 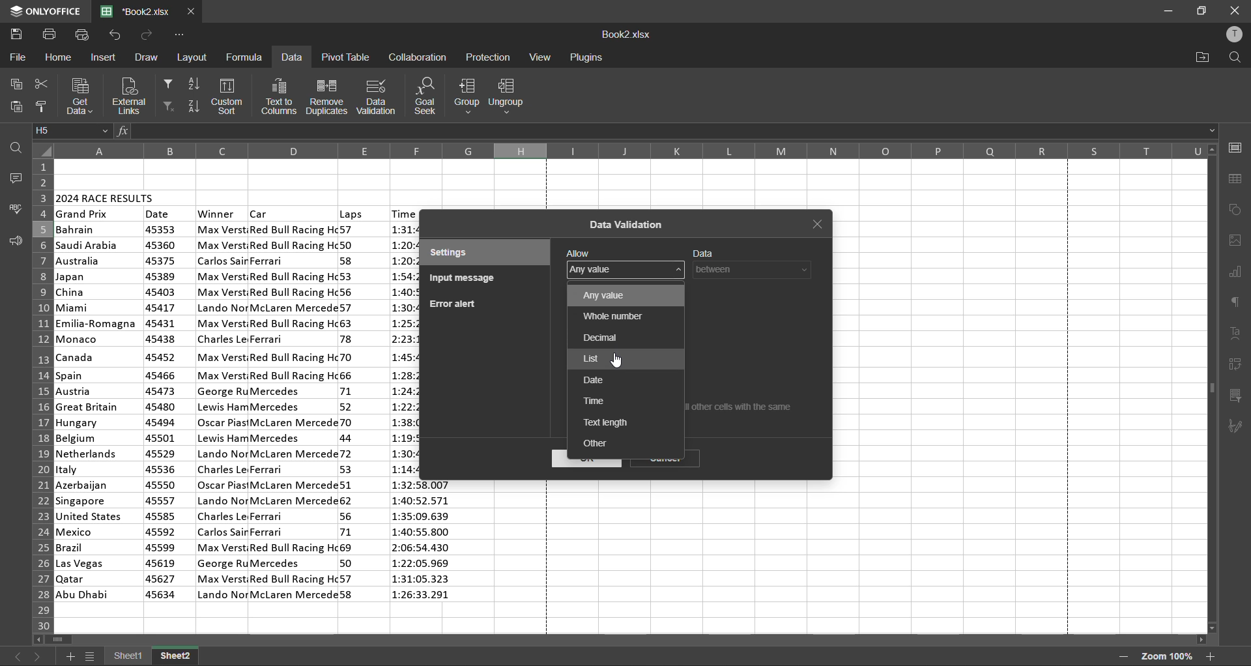 What do you see at coordinates (40, 394) in the screenshot?
I see `row numbers` at bounding box center [40, 394].